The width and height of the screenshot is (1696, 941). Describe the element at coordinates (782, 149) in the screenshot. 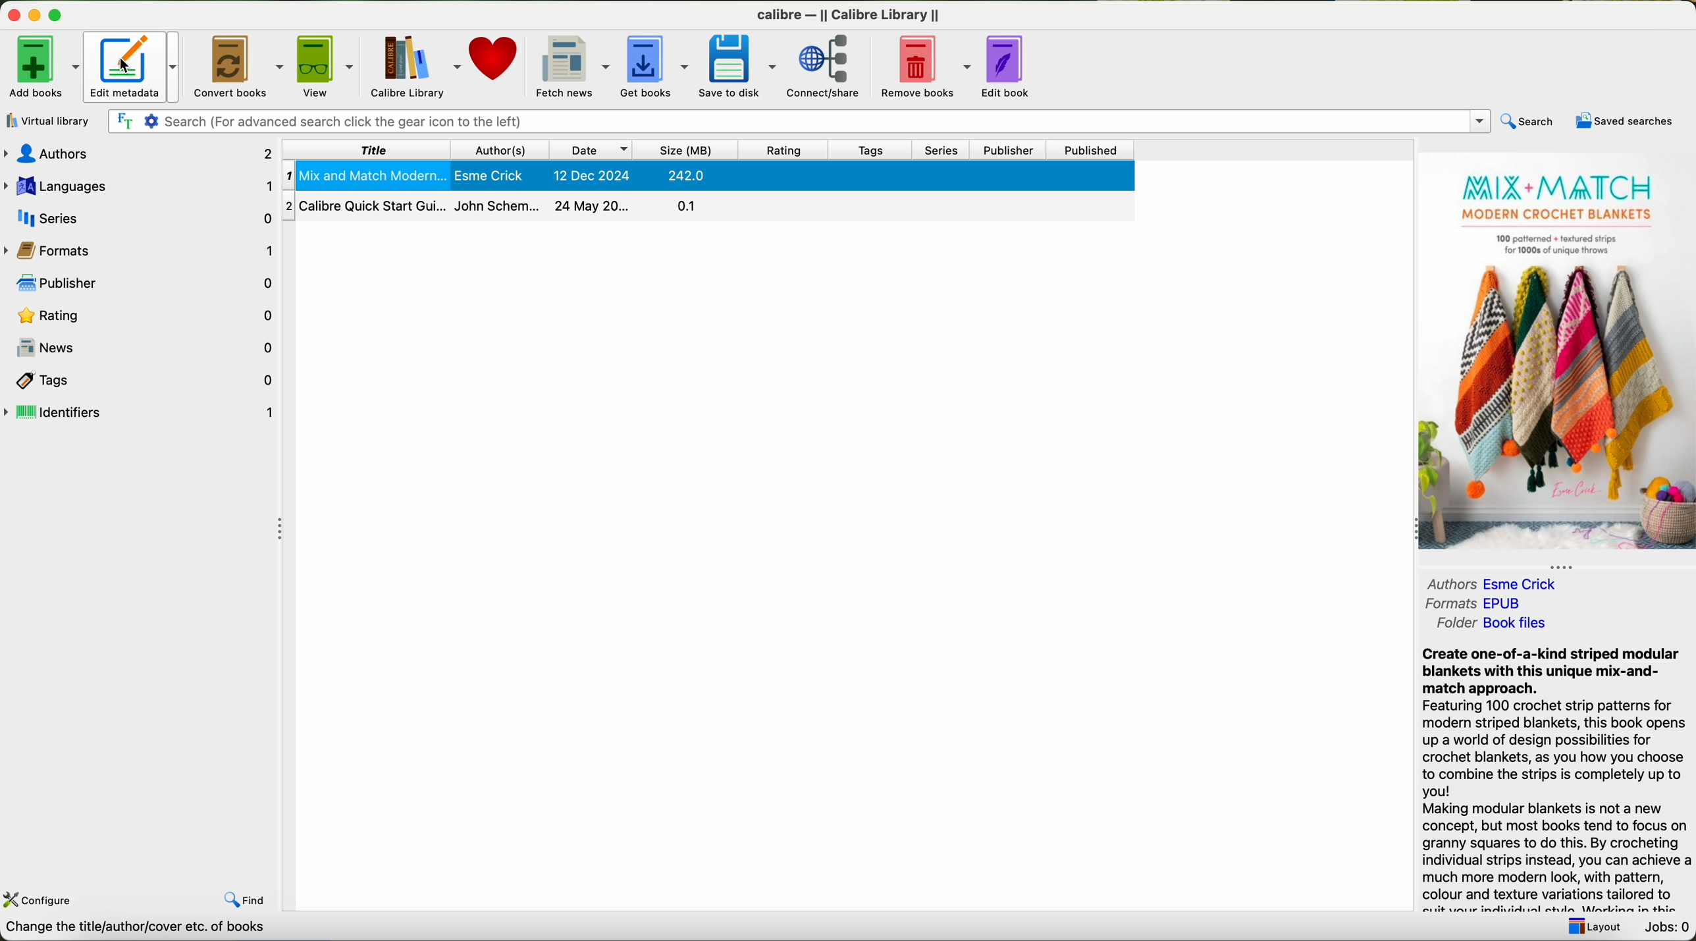

I see `rating` at that location.